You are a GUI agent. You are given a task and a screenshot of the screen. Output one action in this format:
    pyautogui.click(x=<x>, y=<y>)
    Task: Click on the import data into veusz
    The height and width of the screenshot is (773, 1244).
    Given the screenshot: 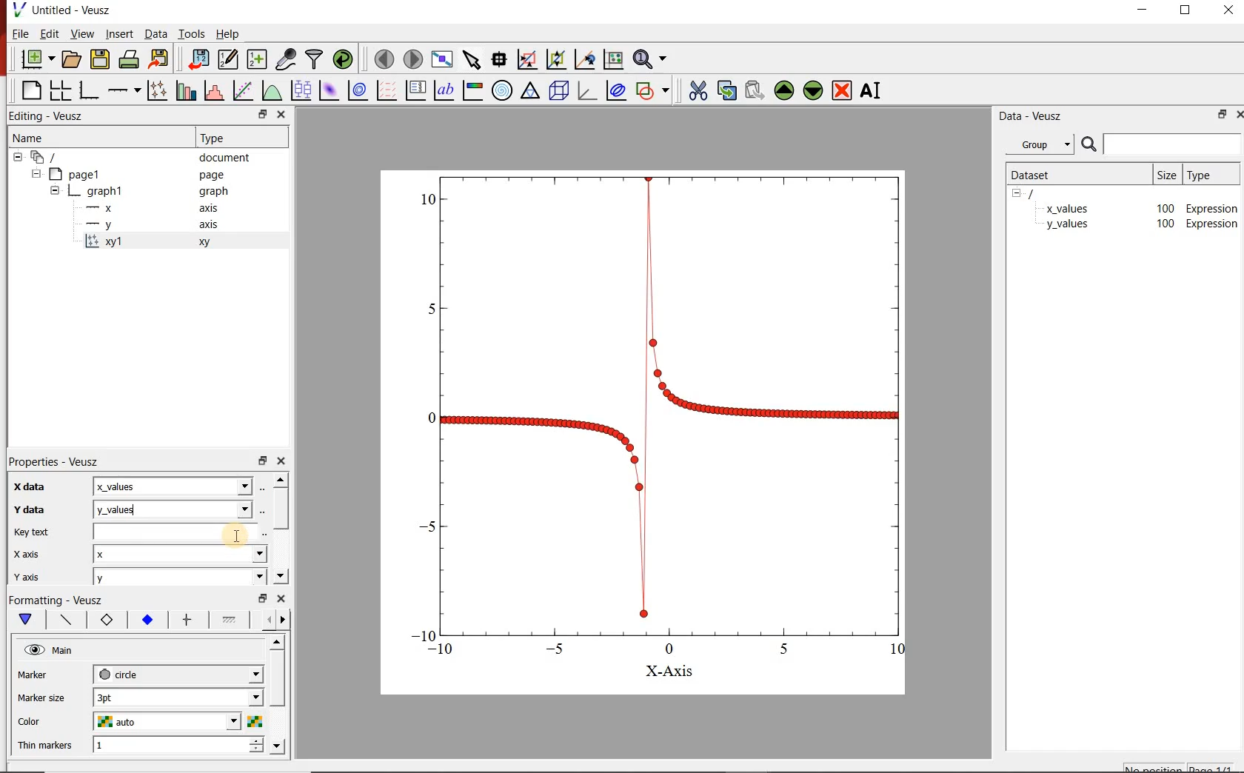 What is the action you would take?
    pyautogui.click(x=198, y=59)
    